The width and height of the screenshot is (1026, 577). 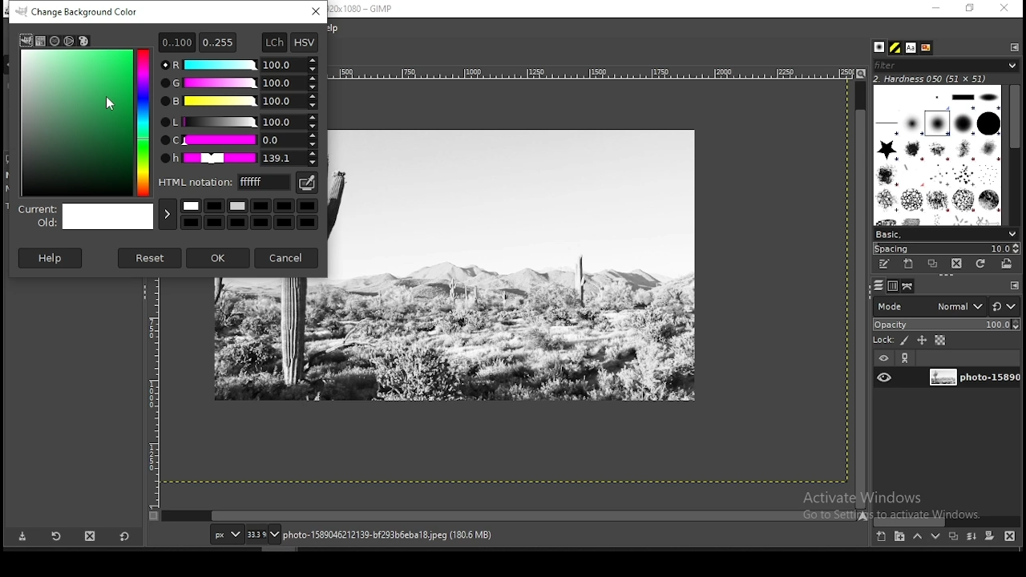 I want to click on mask layer, so click(x=989, y=537).